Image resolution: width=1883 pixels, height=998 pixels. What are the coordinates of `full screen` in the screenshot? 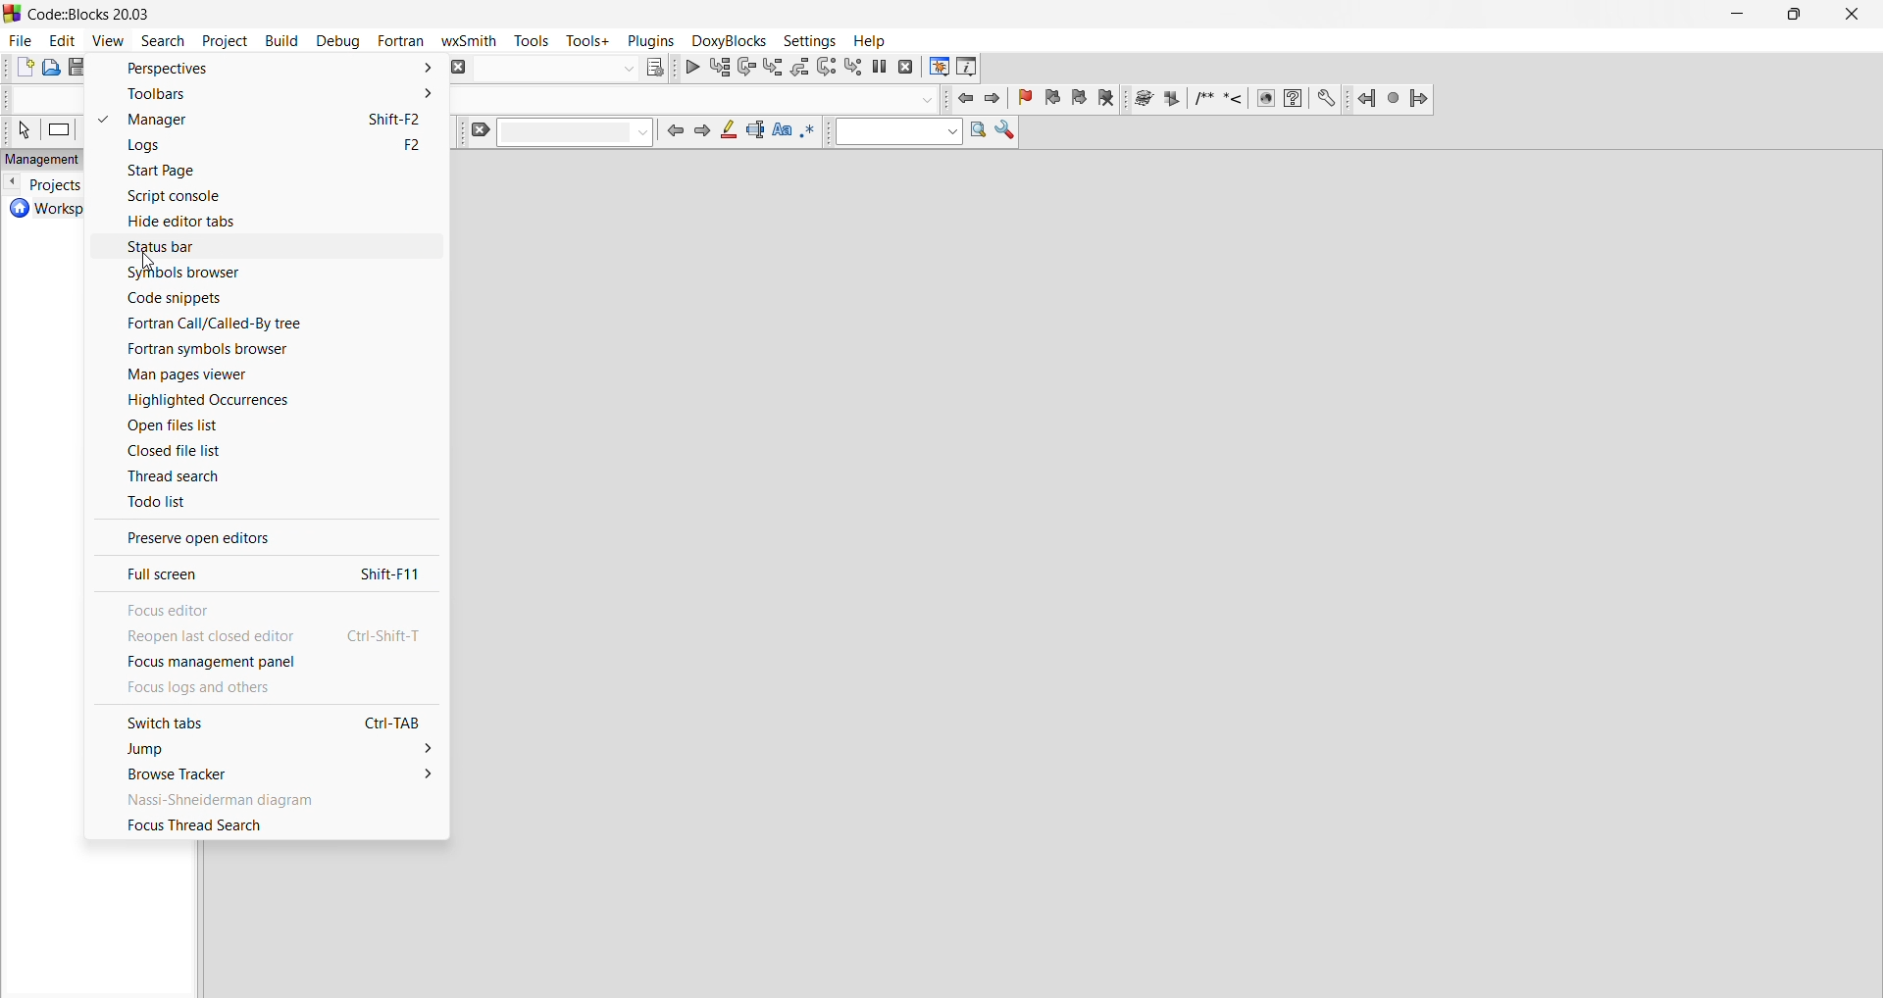 It's located at (266, 572).